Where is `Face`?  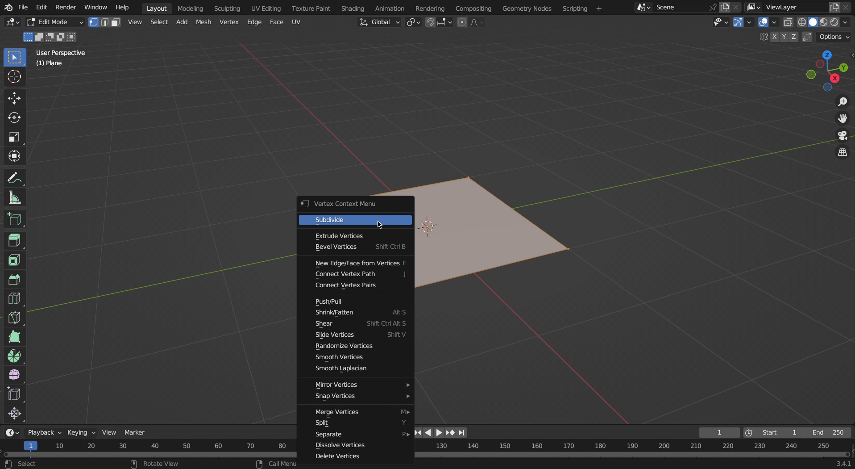
Face is located at coordinates (277, 22).